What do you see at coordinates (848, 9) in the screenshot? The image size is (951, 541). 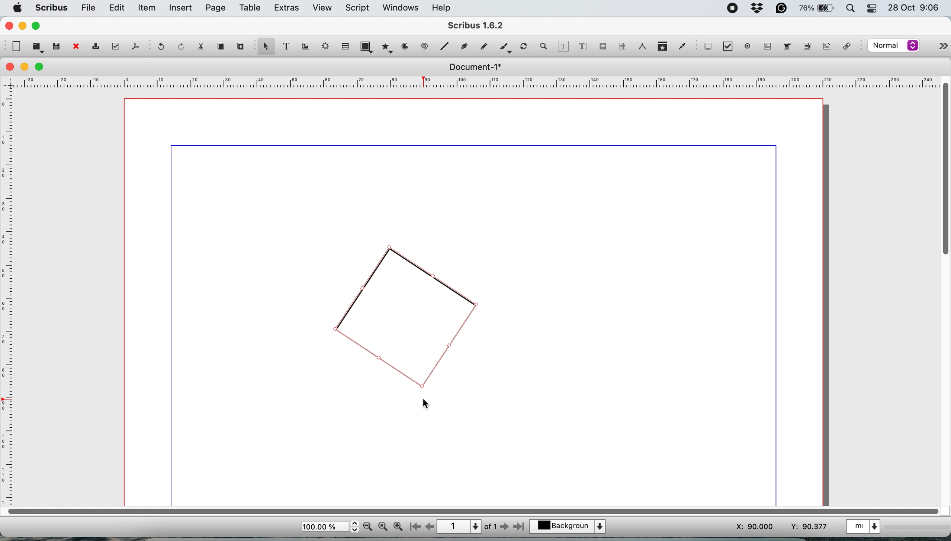 I see `spotlight search` at bounding box center [848, 9].